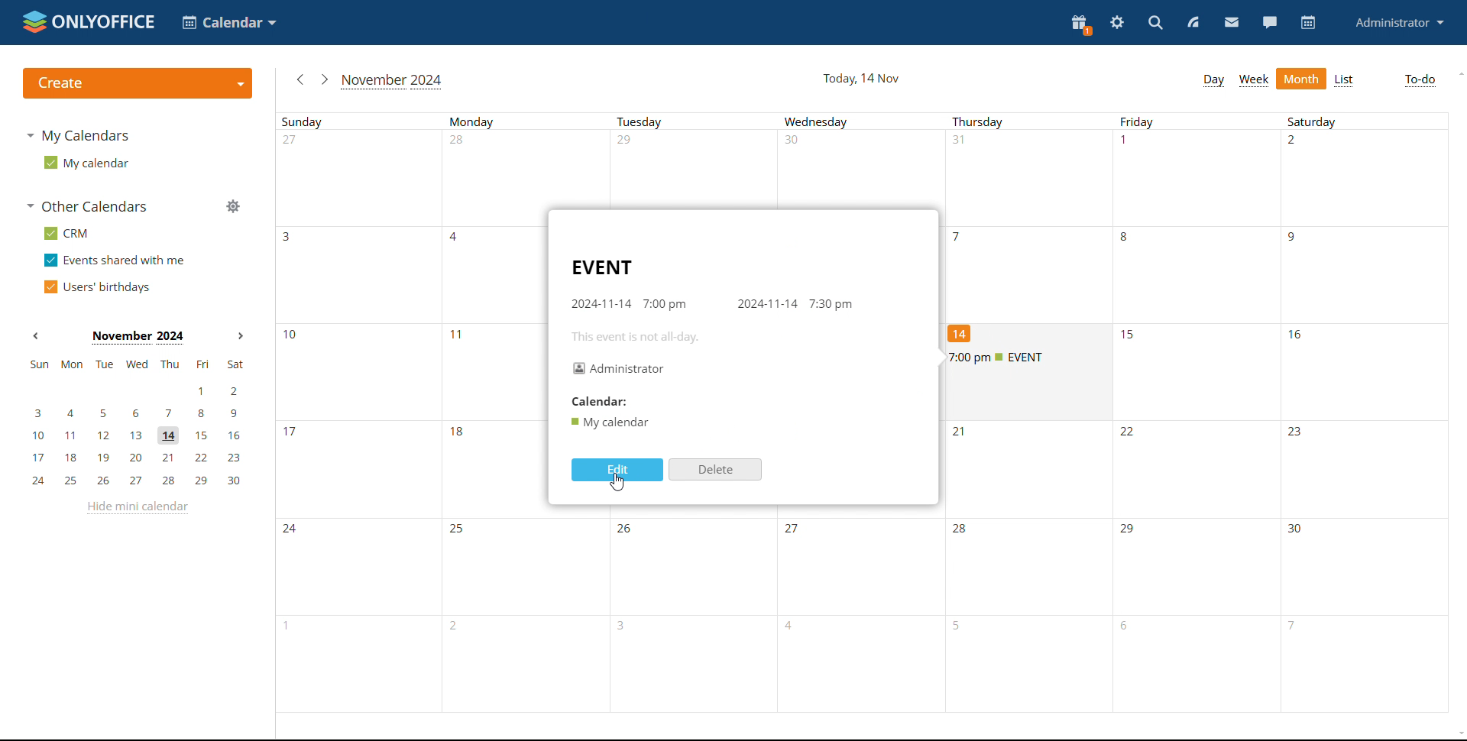  I want to click on create, so click(137, 83).